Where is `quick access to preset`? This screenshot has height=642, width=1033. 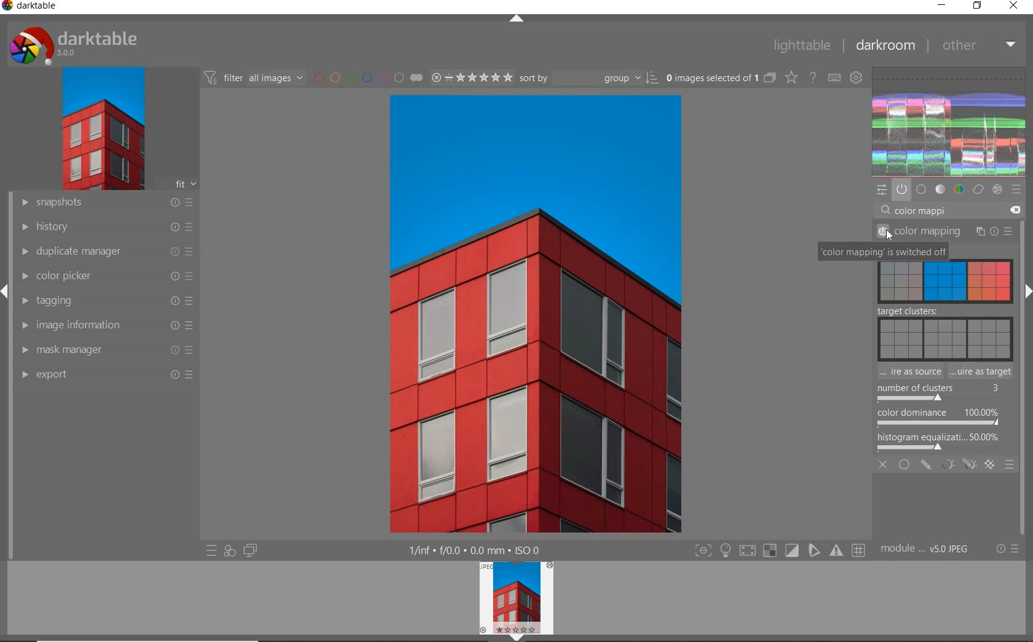
quick access to preset is located at coordinates (212, 551).